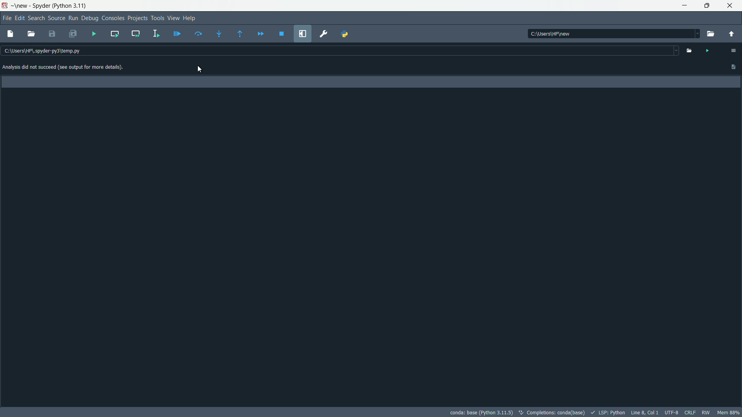 The height and width of the screenshot is (417, 742). I want to click on file menu, so click(5, 18).